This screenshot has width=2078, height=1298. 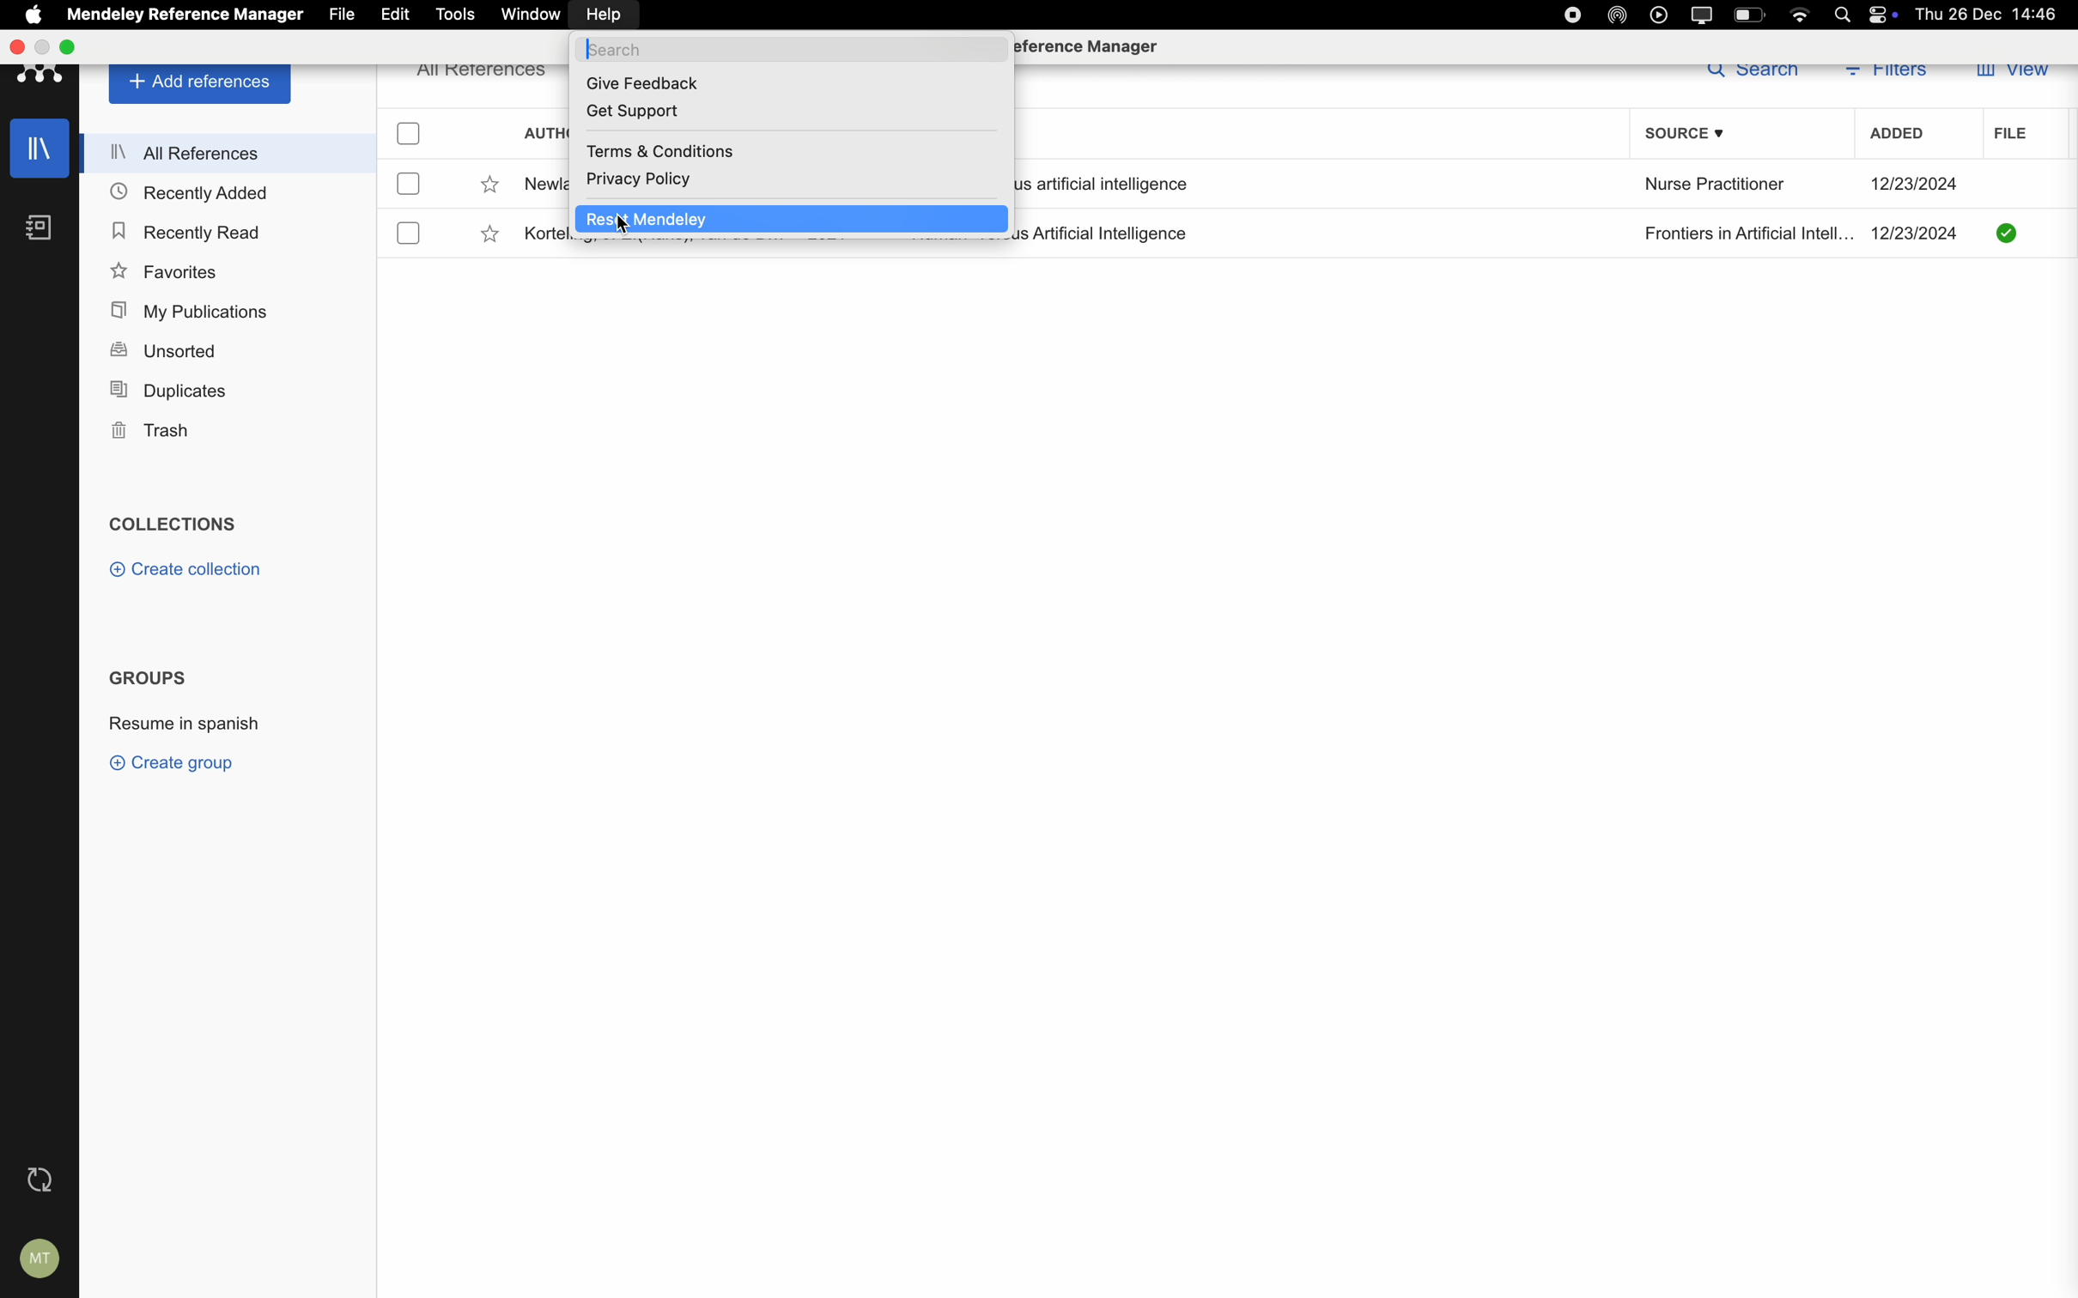 What do you see at coordinates (540, 185) in the screenshot?
I see `author` at bounding box center [540, 185].